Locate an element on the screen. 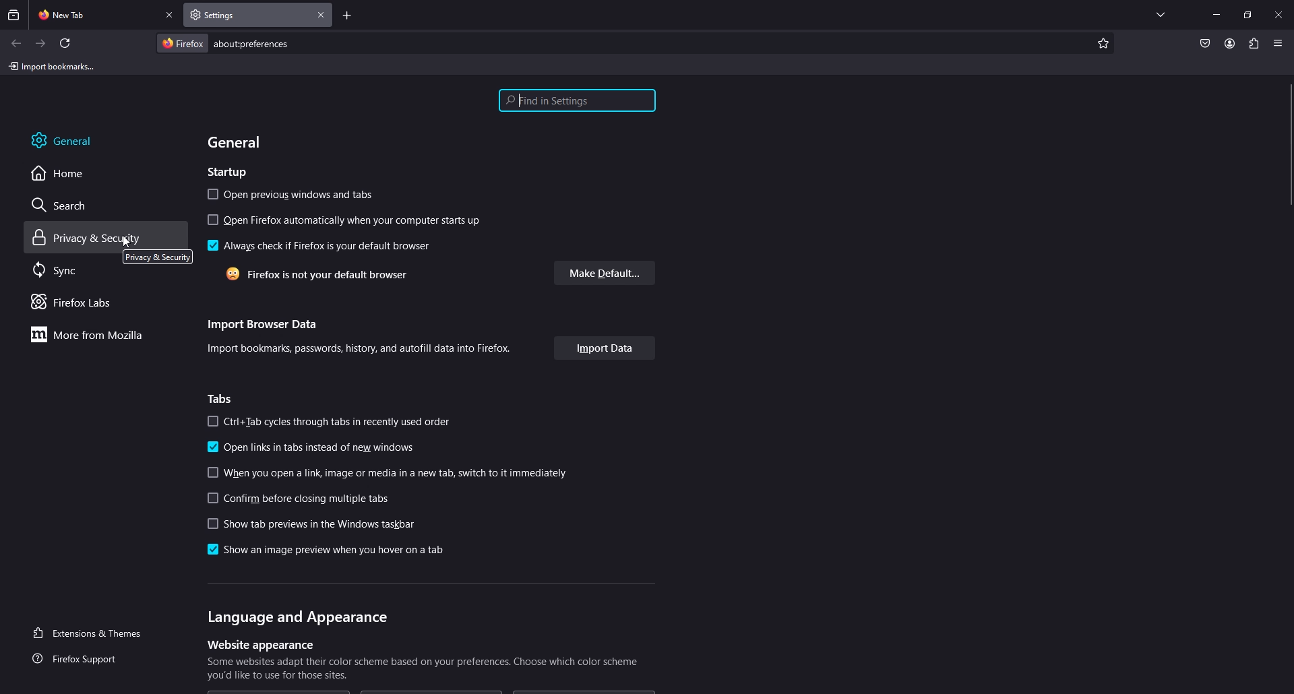 This screenshot has height=694, width=1294. settings tab is located at coordinates (230, 14).